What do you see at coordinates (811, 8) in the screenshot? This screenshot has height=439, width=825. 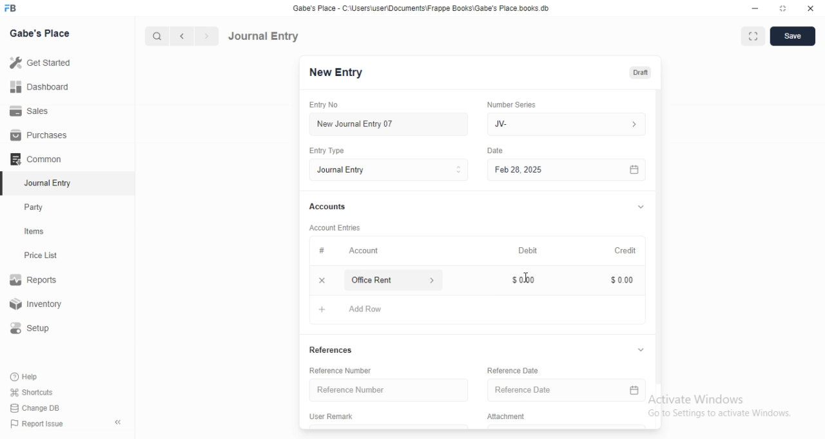 I see `close` at bounding box center [811, 8].